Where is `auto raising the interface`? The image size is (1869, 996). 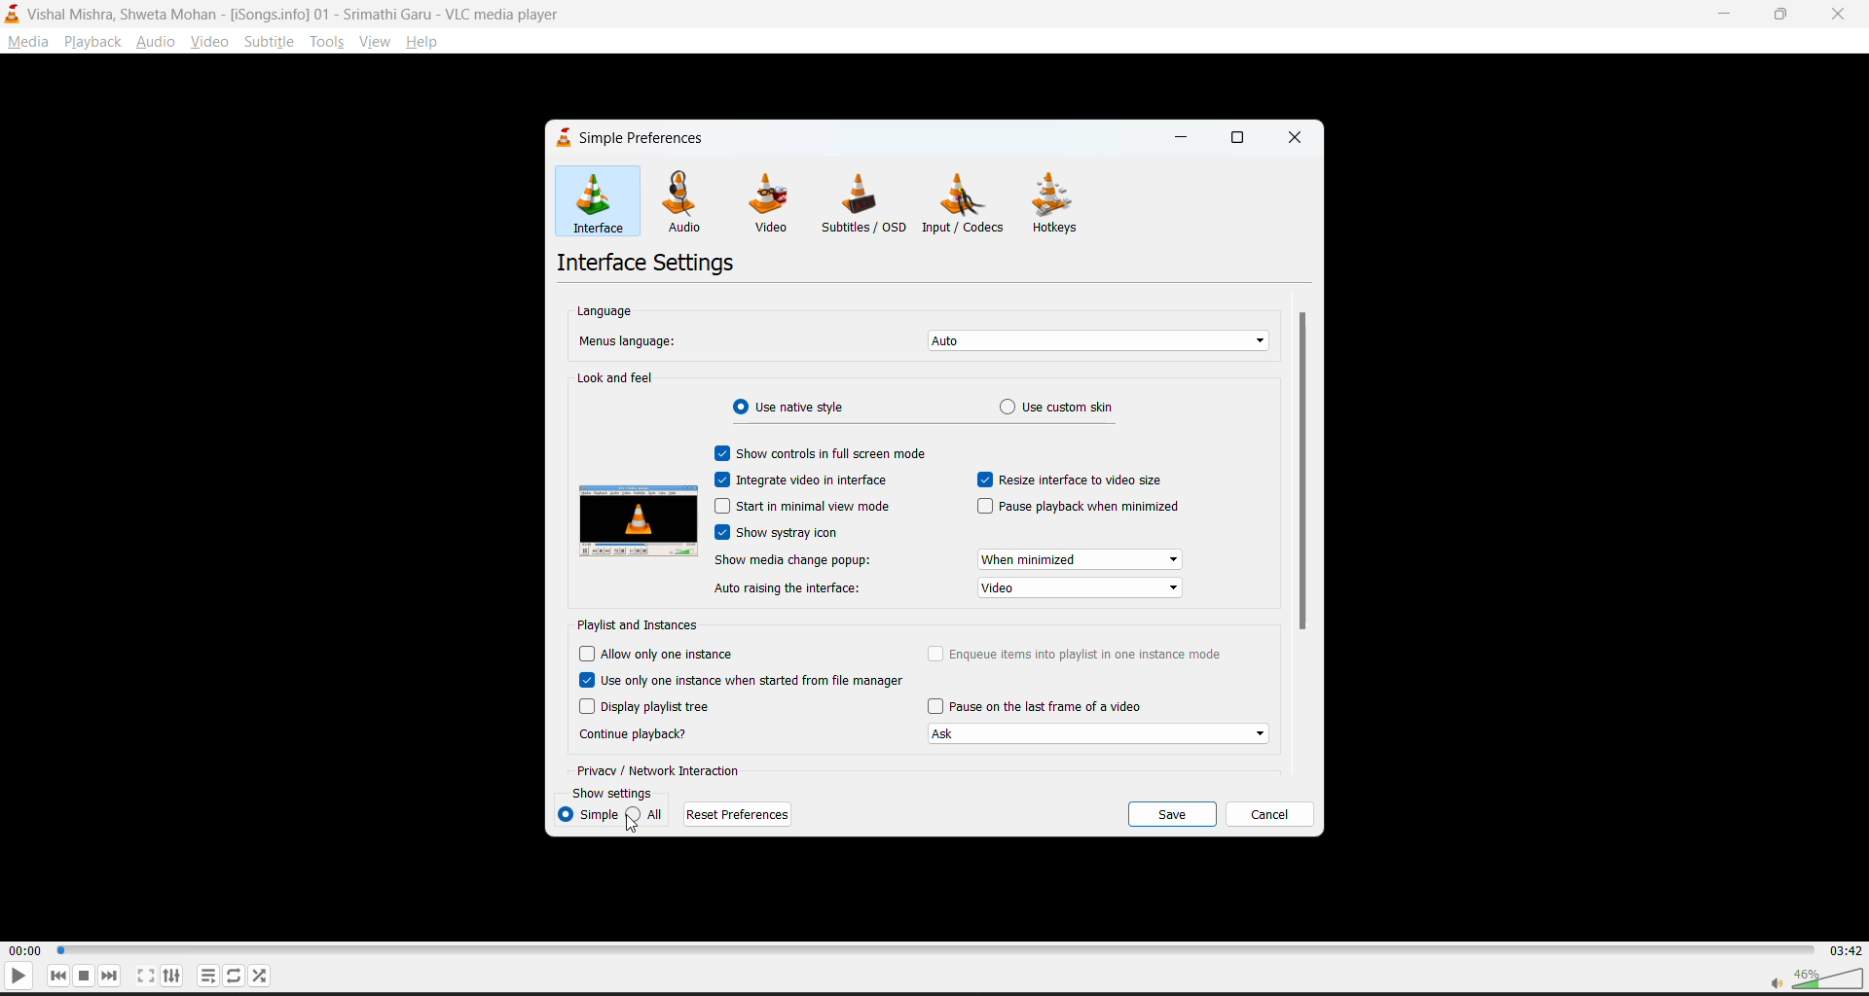
auto raising the interface is located at coordinates (788, 587).